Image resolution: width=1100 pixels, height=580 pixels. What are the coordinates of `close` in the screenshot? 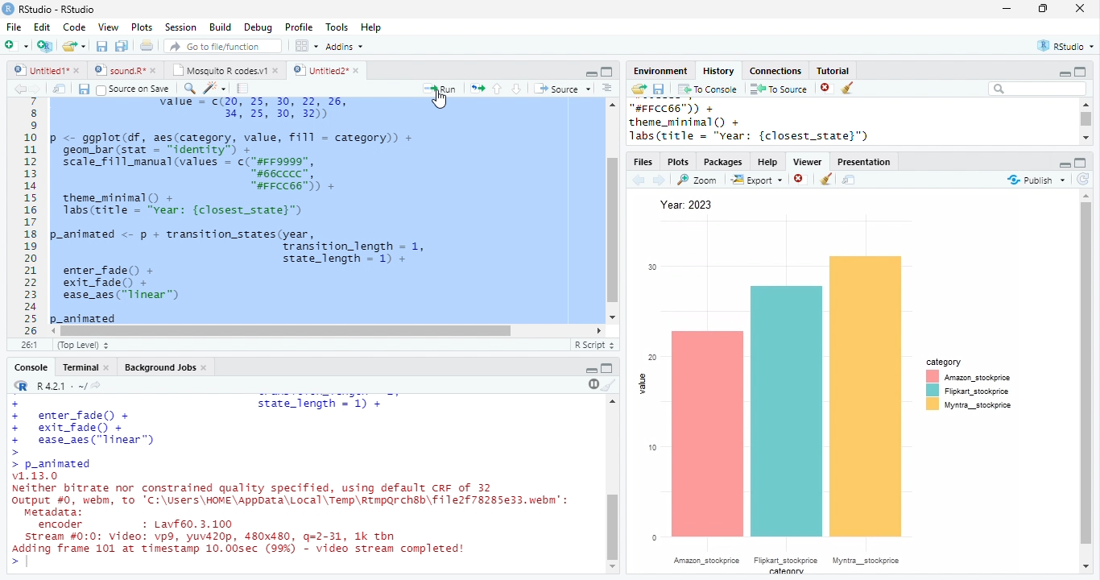 It's located at (277, 72).